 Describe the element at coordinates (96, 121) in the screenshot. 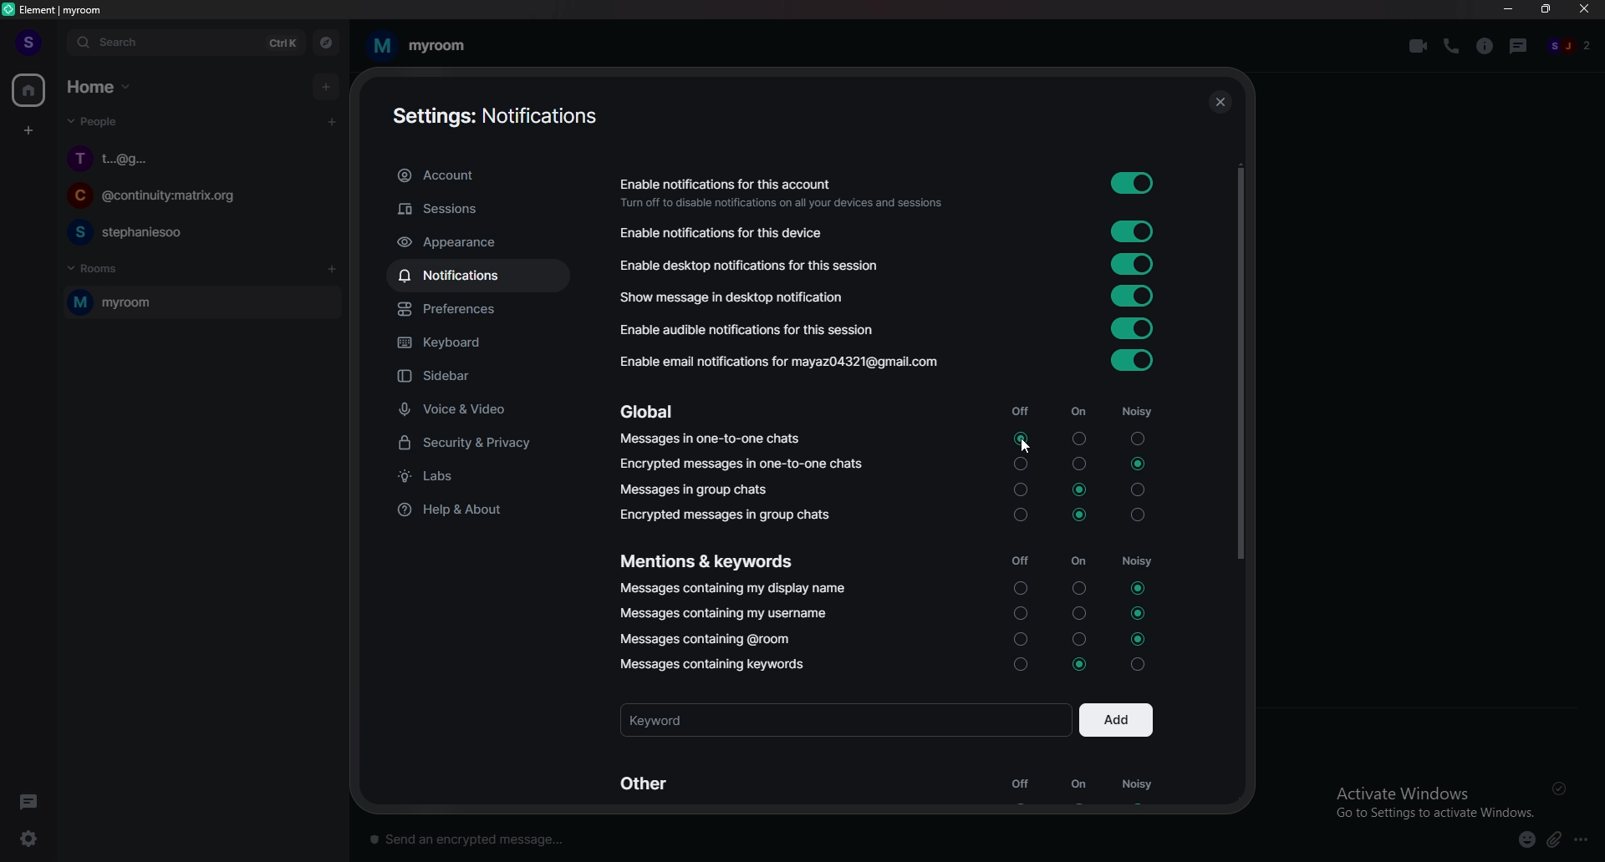

I see `people` at that location.